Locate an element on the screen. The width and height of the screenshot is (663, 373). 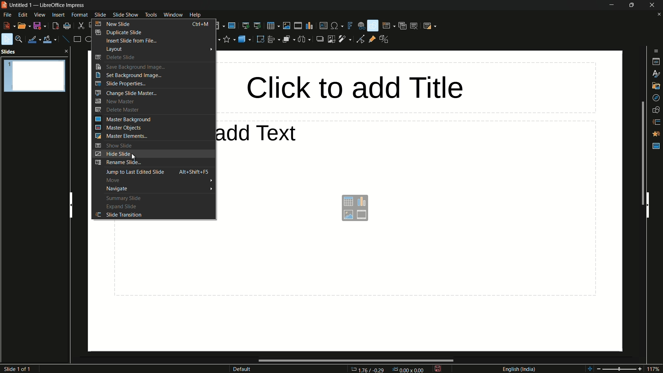
scroll bar is located at coordinates (355, 360).